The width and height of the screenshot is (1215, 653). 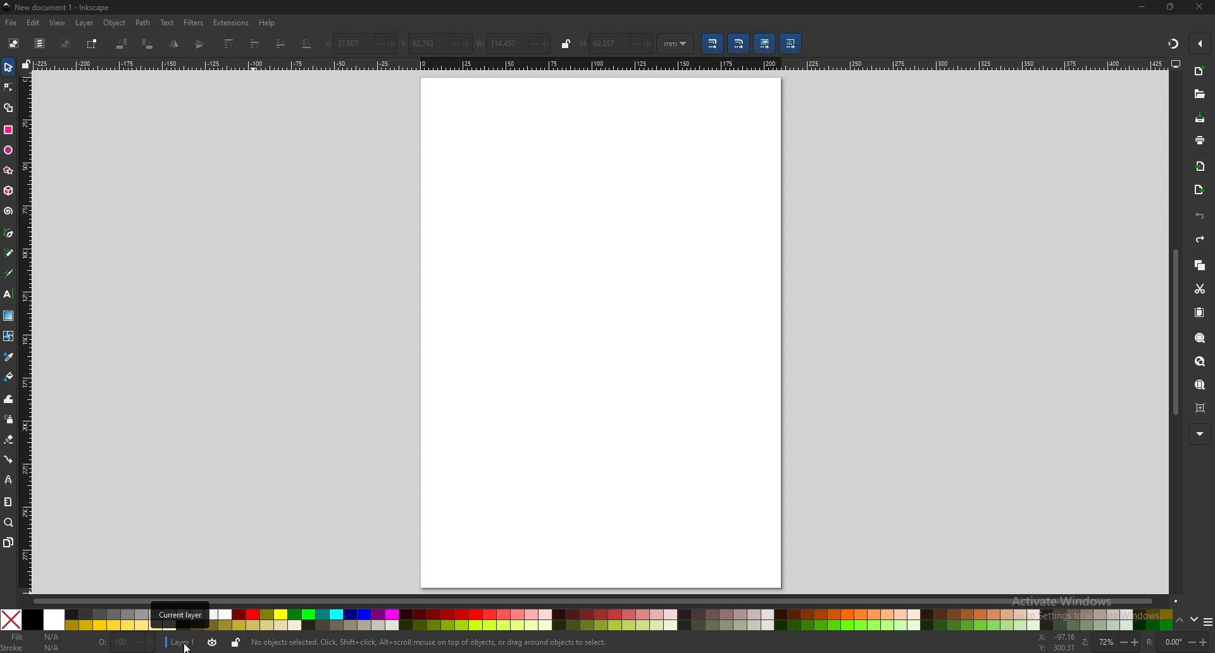 What do you see at coordinates (9, 479) in the screenshot?
I see `lpe` at bounding box center [9, 479].